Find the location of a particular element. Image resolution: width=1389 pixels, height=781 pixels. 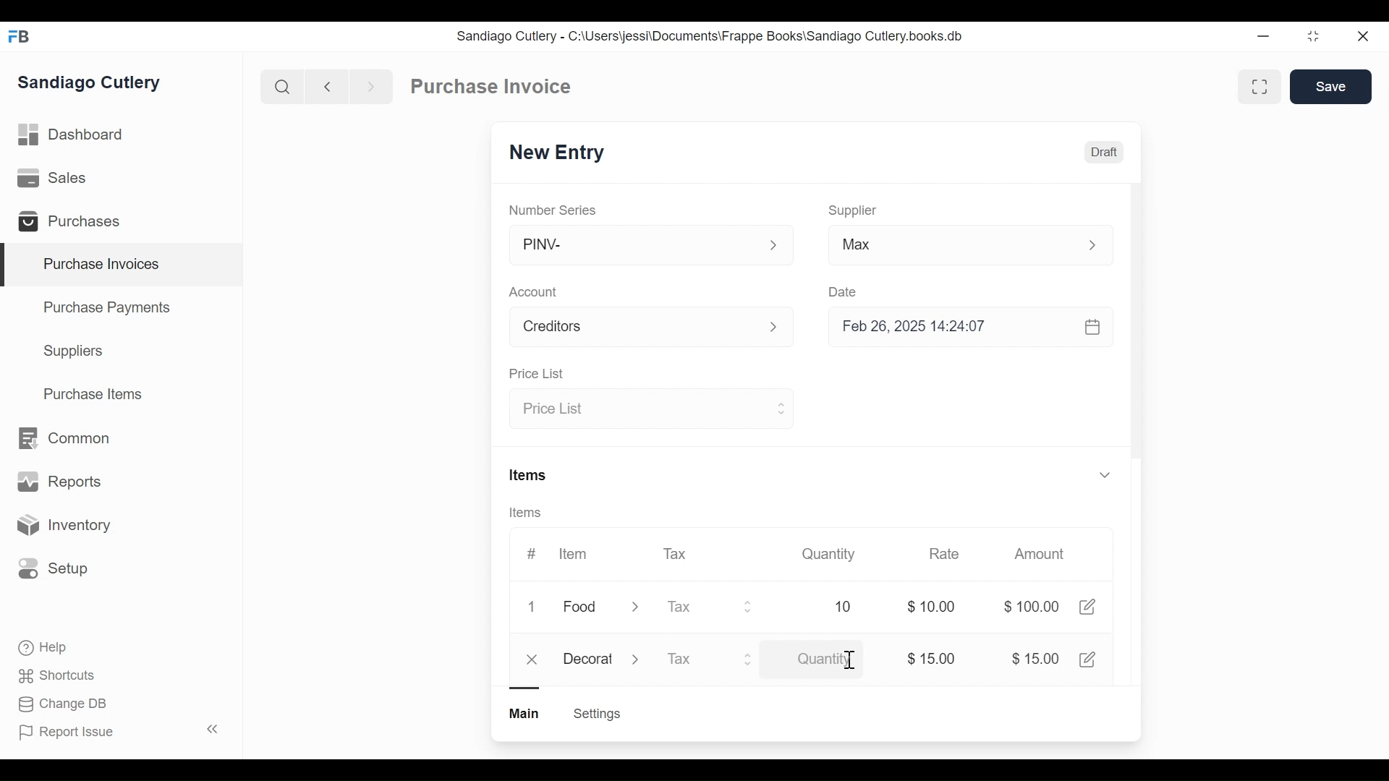

Shortcuts is located at coordinates (59, 675).